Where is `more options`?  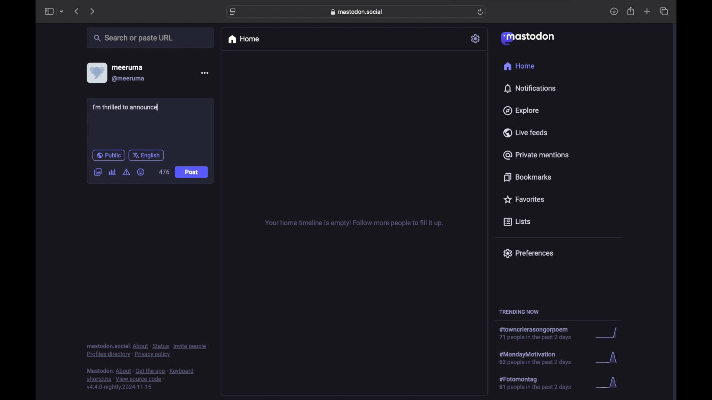
more options is located at coordinates (204, 73).